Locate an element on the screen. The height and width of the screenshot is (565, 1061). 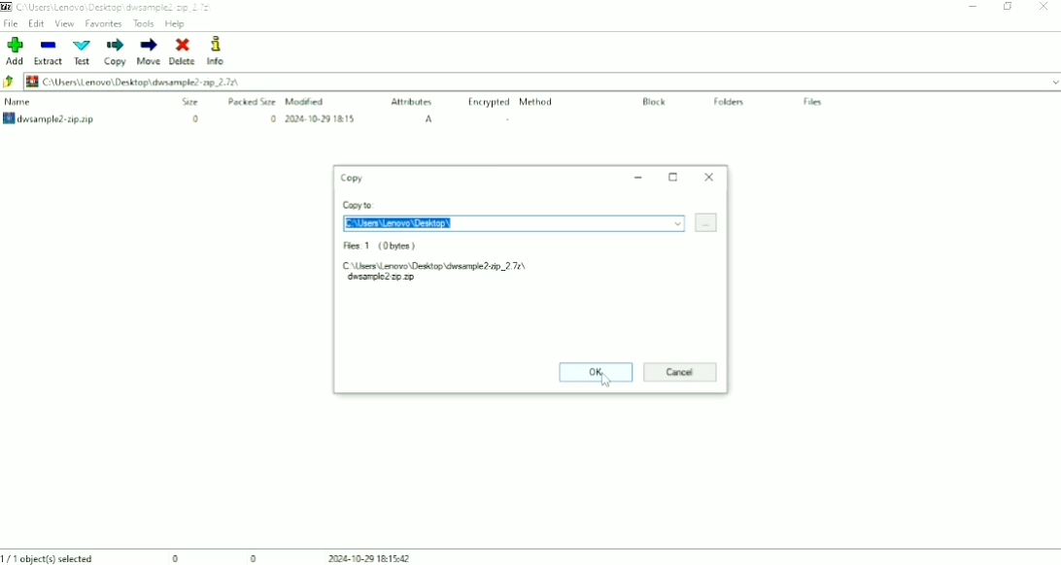
2024-10-29 18:15:42 is located at coordinates (378, 558).